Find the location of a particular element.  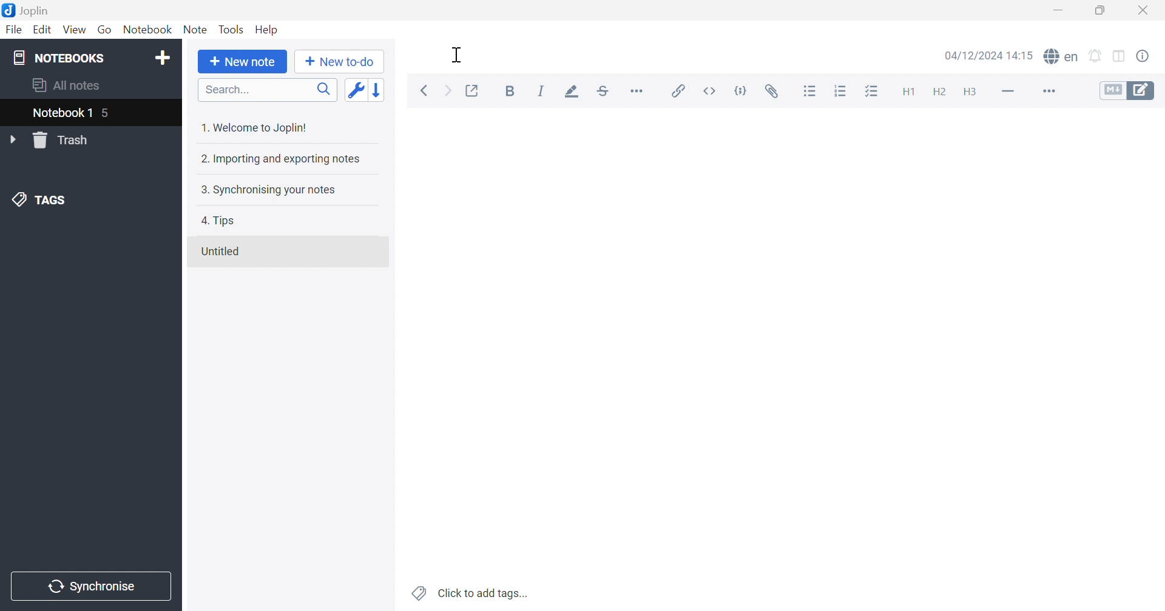

Minimize is located at coordinates (1062, 10).